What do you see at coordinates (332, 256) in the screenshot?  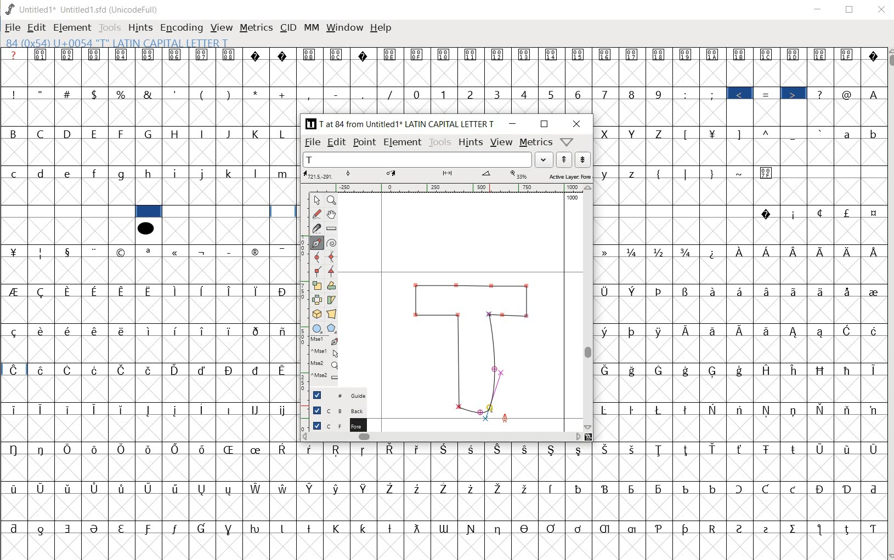 I see `HV curve` at bounding box center [332, 256].